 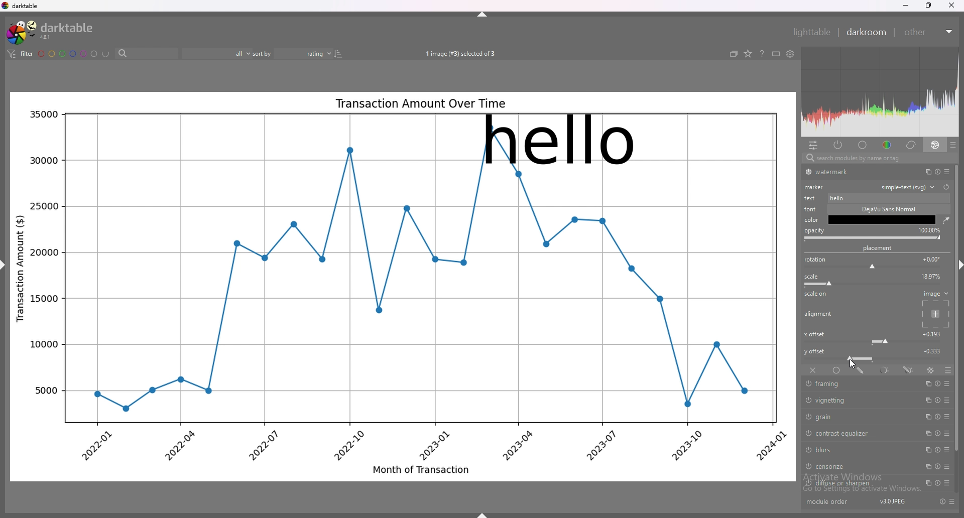 I want to click on switch off, so click(x=807, y=172).